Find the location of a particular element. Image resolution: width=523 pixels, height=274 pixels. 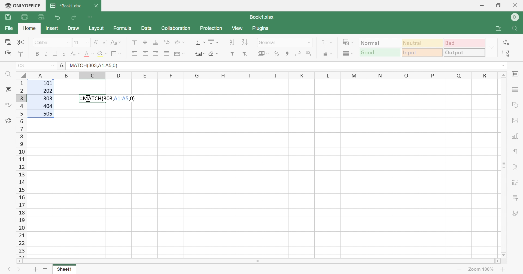

Remove Filter is located at coordinates (245, 54).